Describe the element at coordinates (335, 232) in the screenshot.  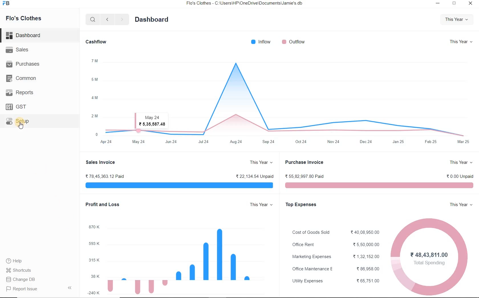
I see `Cost of Goods Sold ¥40,08,950.00` at that location.